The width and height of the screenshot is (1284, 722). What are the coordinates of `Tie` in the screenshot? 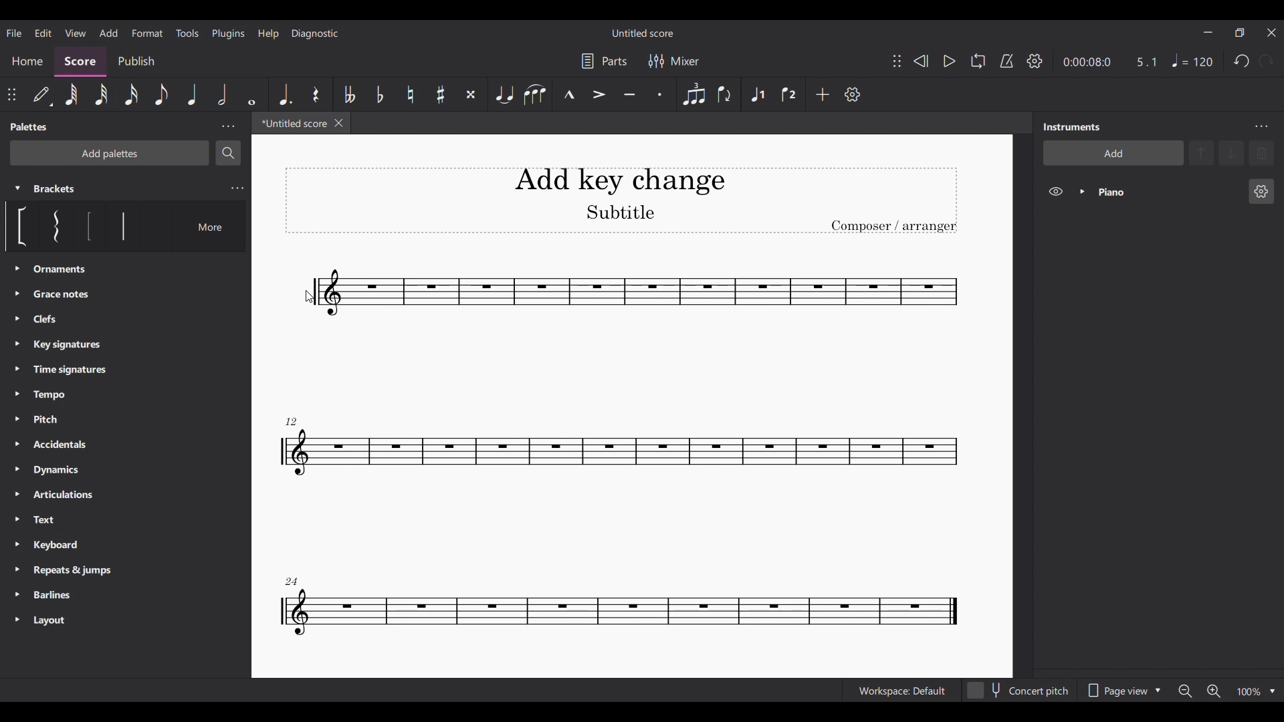 It's located at (506, 94).